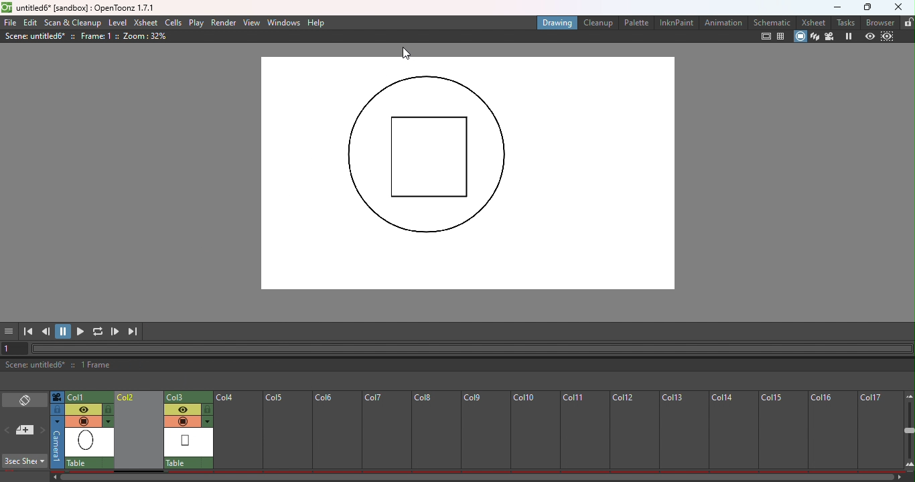  What do you see at coordinates (57, 410) in the screenshot?
I see `Click to select camera` at bounding box center [57, 410].